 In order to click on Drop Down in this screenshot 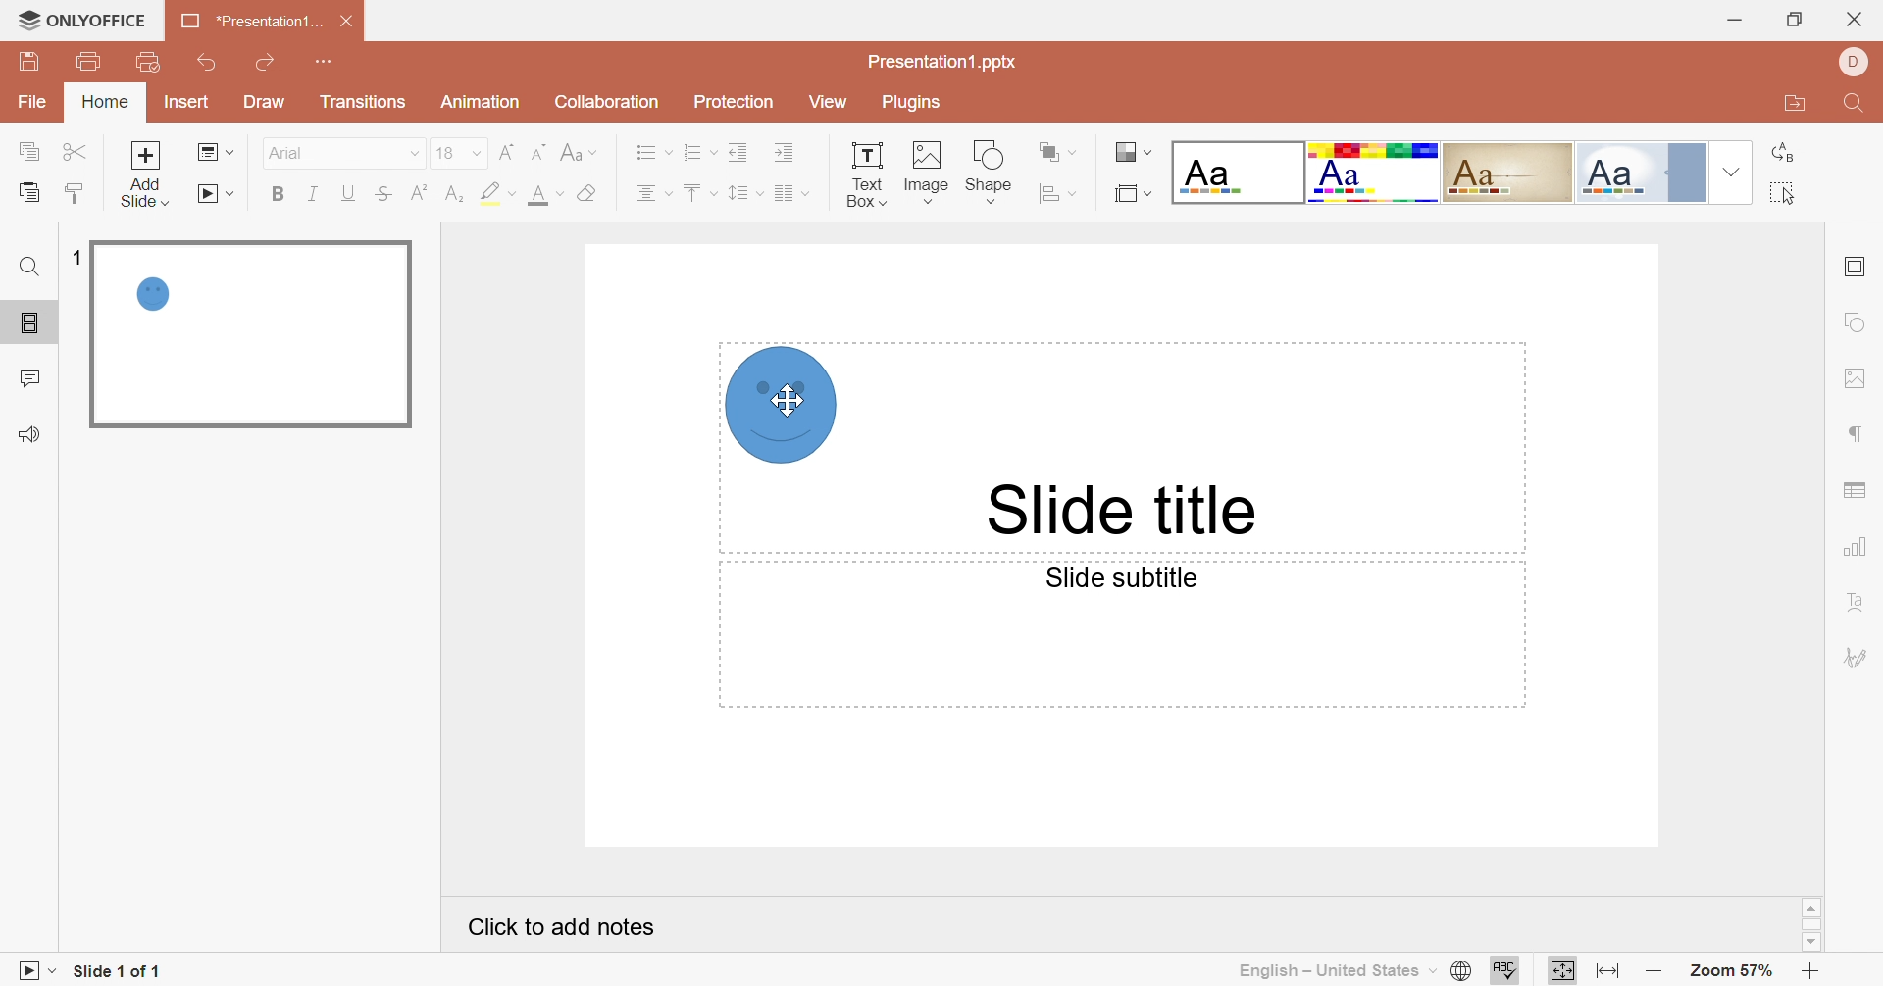, I will do `click(413, 156)`.